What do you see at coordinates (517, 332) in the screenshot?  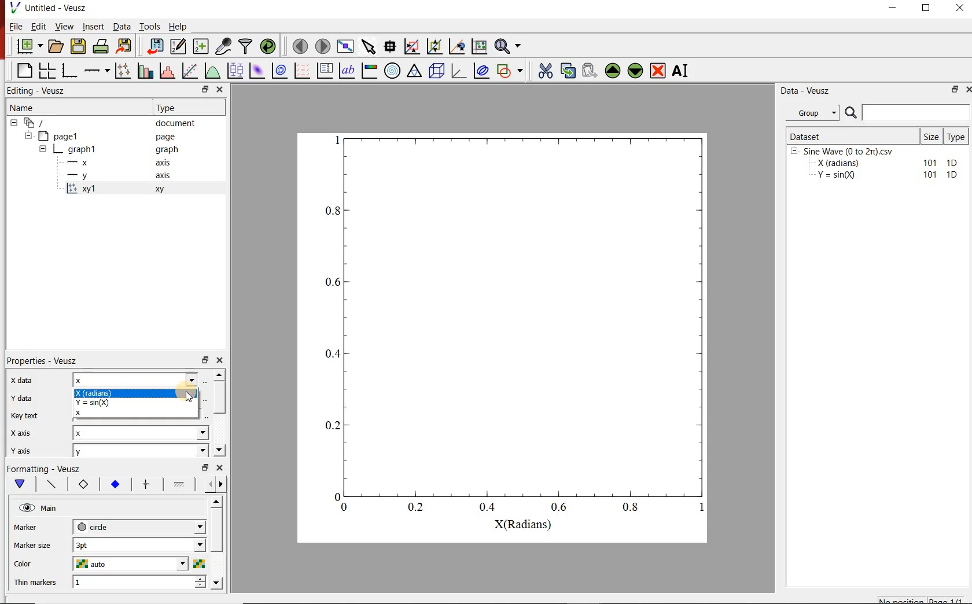 I see `BS —
0.8
0.6
0.4
0.2
0 0.2 0.4 0.6 0.8 1` at bounding box center [517, 332].